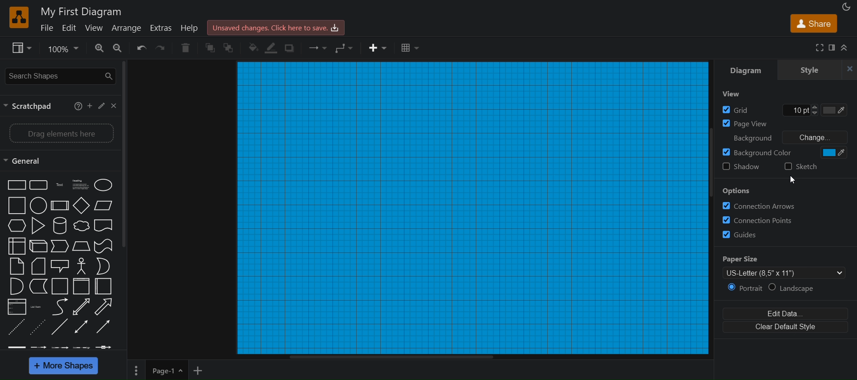 Image resolution: width=857 pixels, height=380 pixels. Describe the element at coordinates (798, 289) in the screenshot. I see `landscape` at that location.